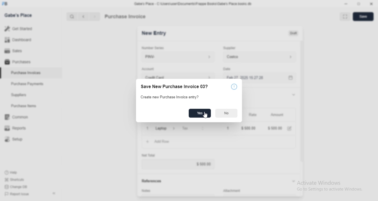  Describe the element at coordinates (174, 86) in the screenshot. I see `Save New Purchase Invoice 03?` at that location.